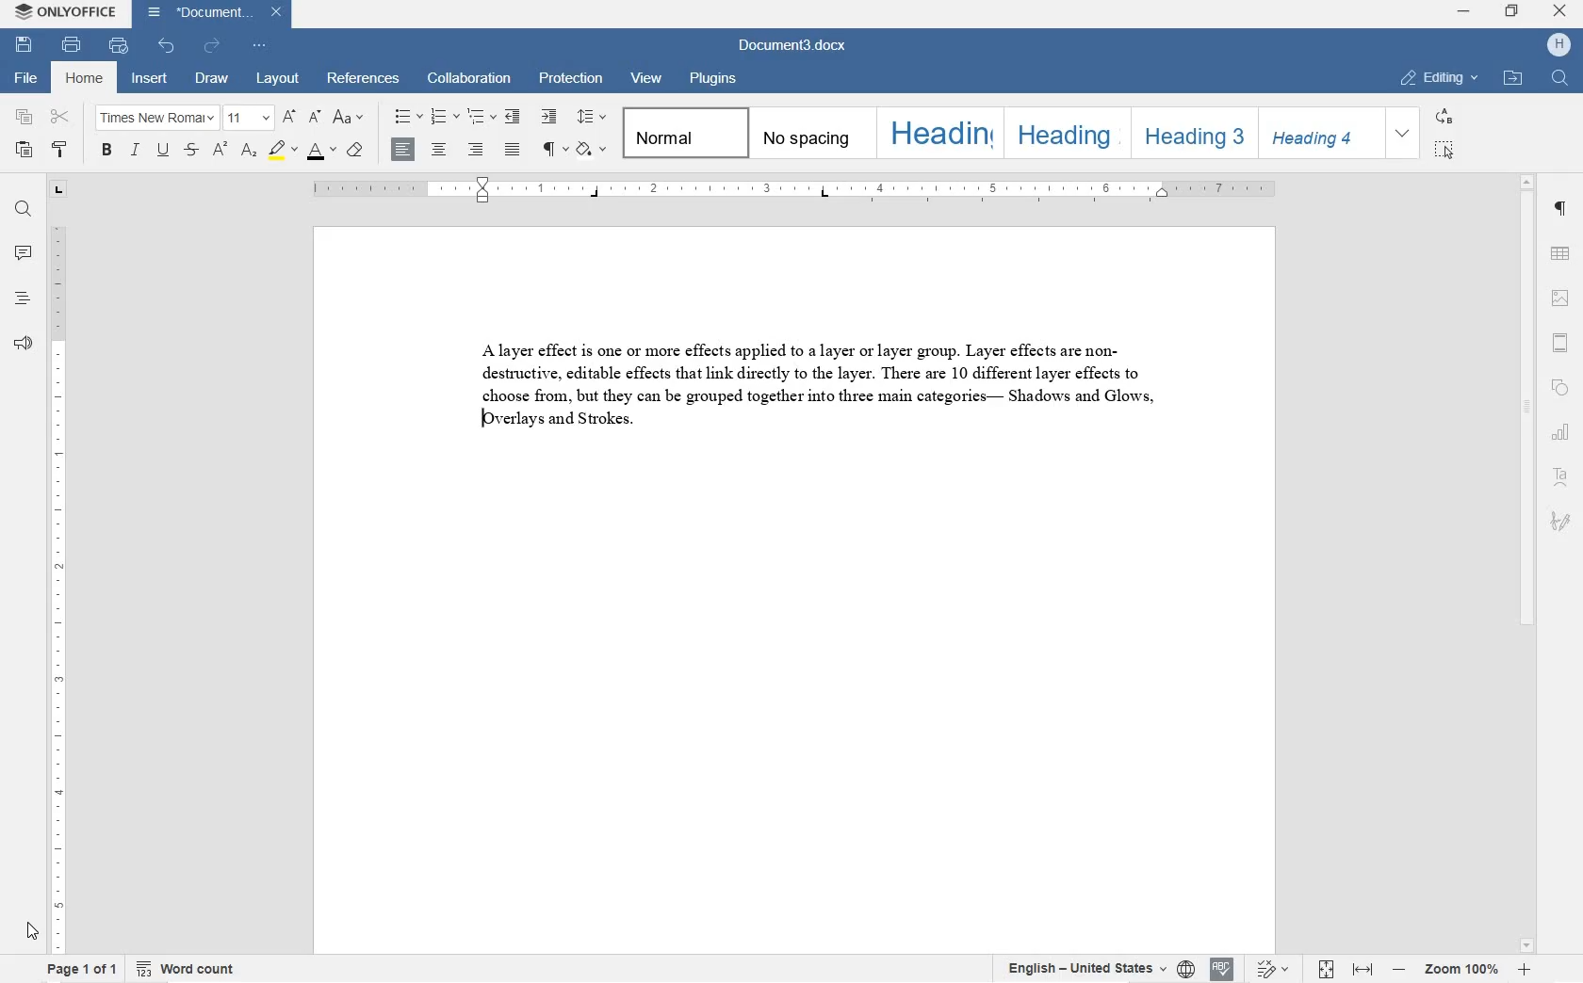  What do you see at coordinates (1093, 968) in the screenshot?
I see `set text or document language` at bounding box center [1093, 968].